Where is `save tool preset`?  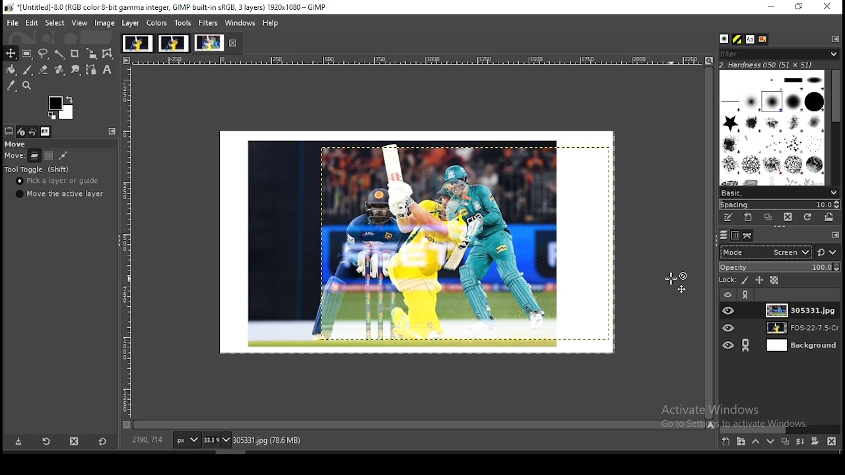
save tool preset is located at coordinates (17, 442).